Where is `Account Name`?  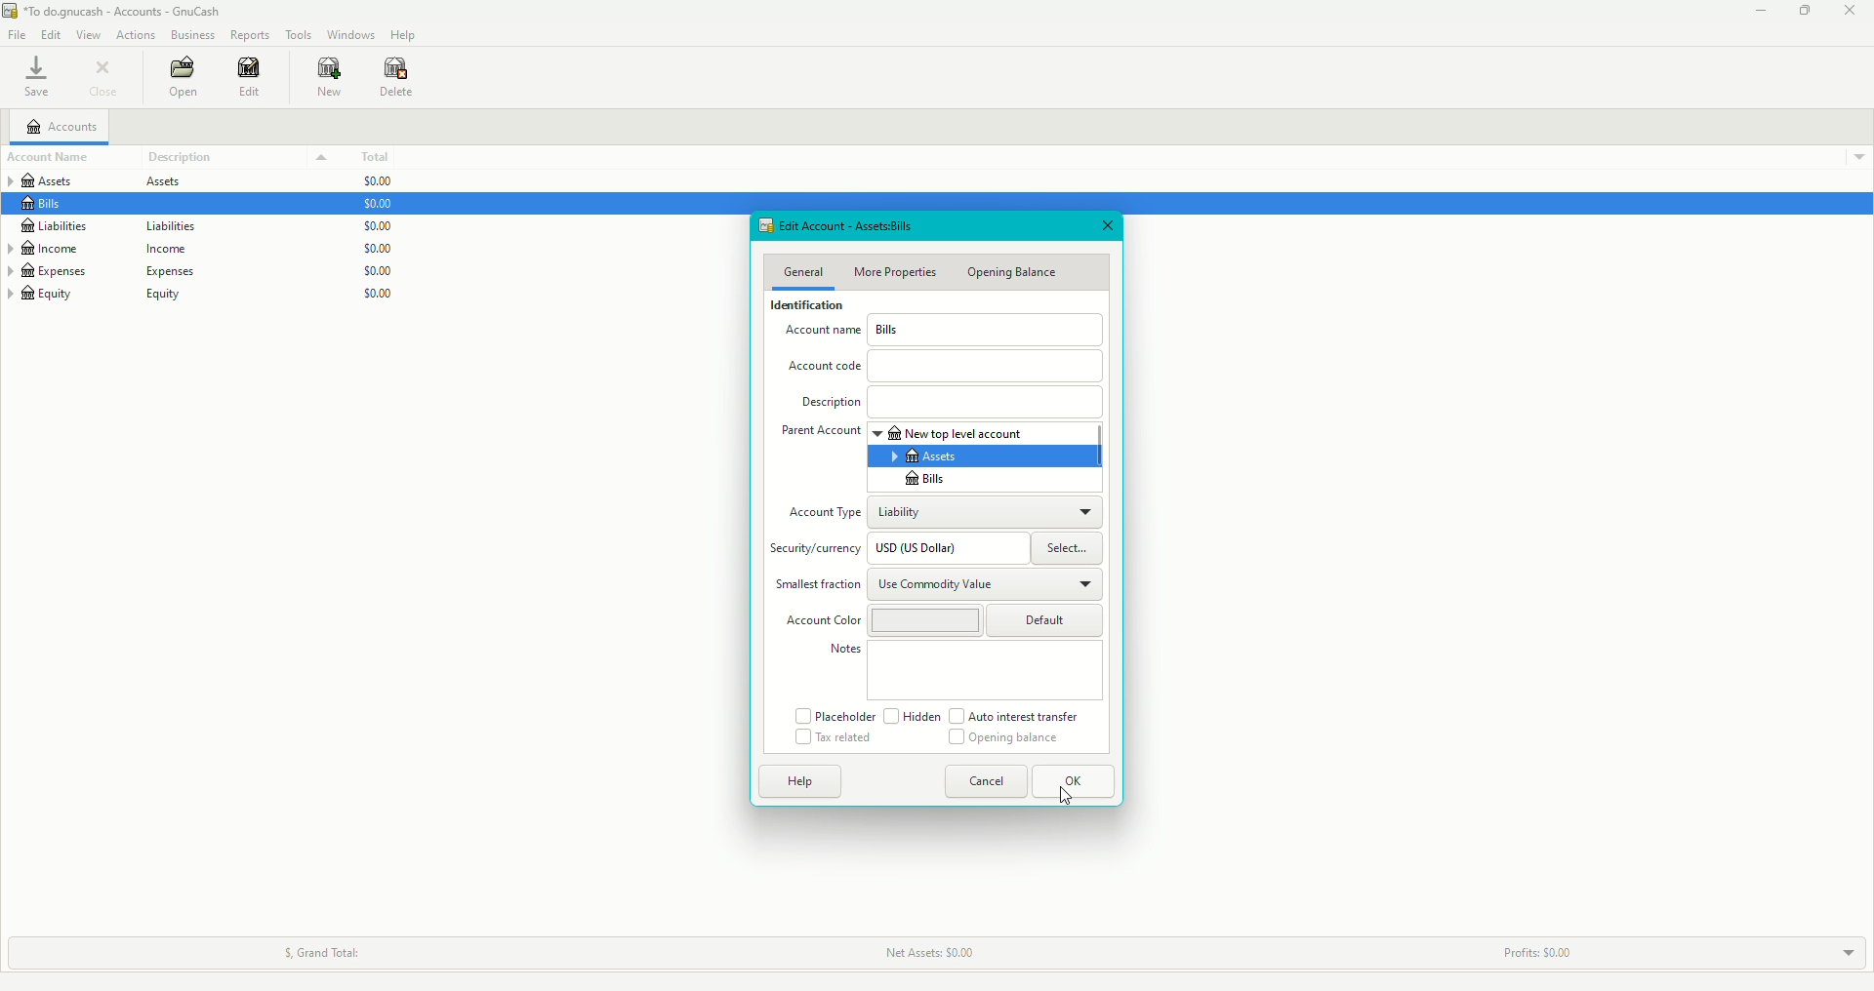 Account Name is located at coordinates (821, 334).